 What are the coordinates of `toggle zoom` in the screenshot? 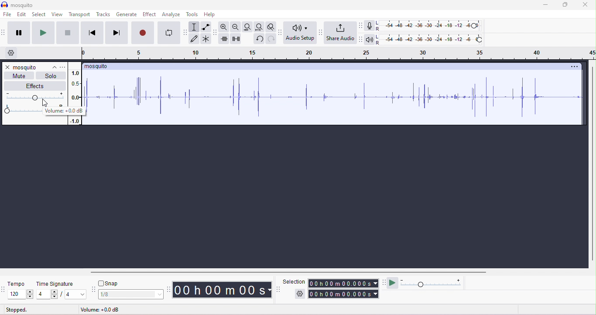 It's located at (271, 27).